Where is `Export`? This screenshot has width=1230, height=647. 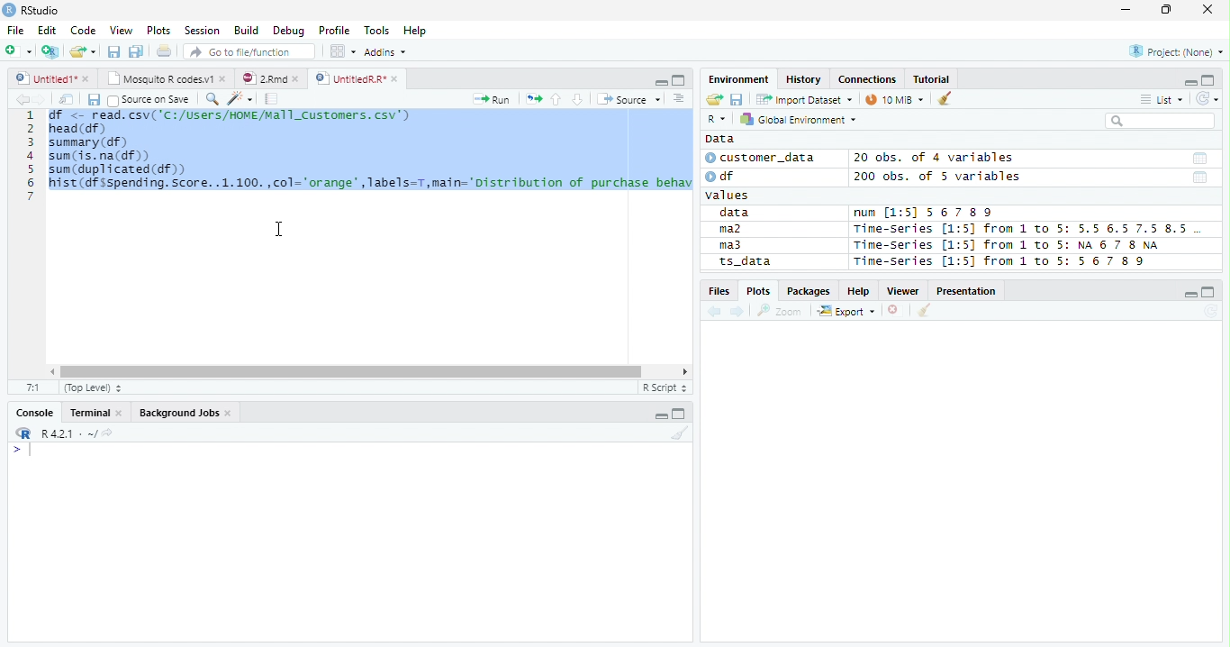
Export is located at coordinates (846, 312).